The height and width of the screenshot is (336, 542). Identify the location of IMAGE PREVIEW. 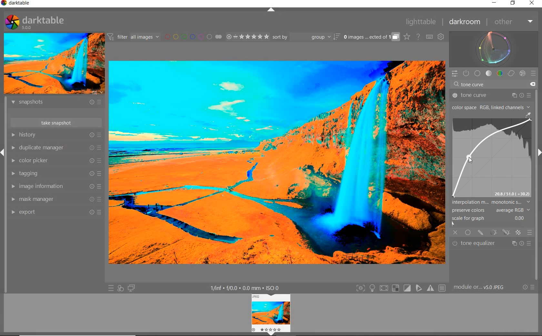
(53, 64).